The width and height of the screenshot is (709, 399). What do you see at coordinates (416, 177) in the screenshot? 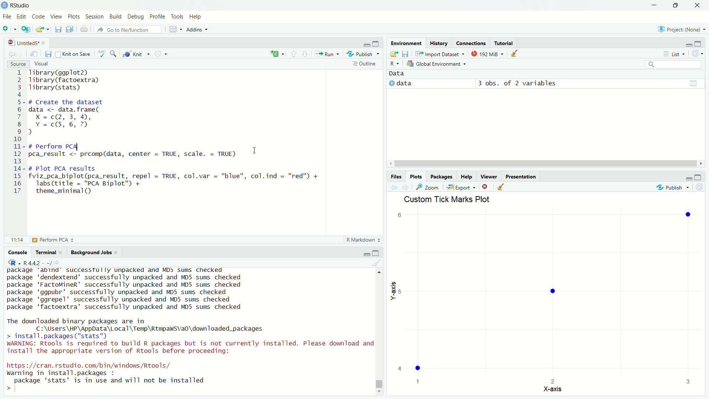
I see `Plots` at bounding box center [416, 177].